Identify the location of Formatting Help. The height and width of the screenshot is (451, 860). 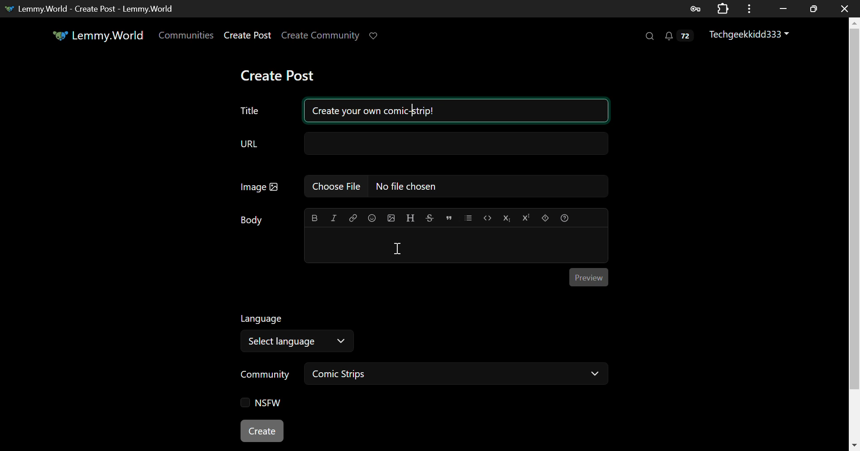
(565, 218).